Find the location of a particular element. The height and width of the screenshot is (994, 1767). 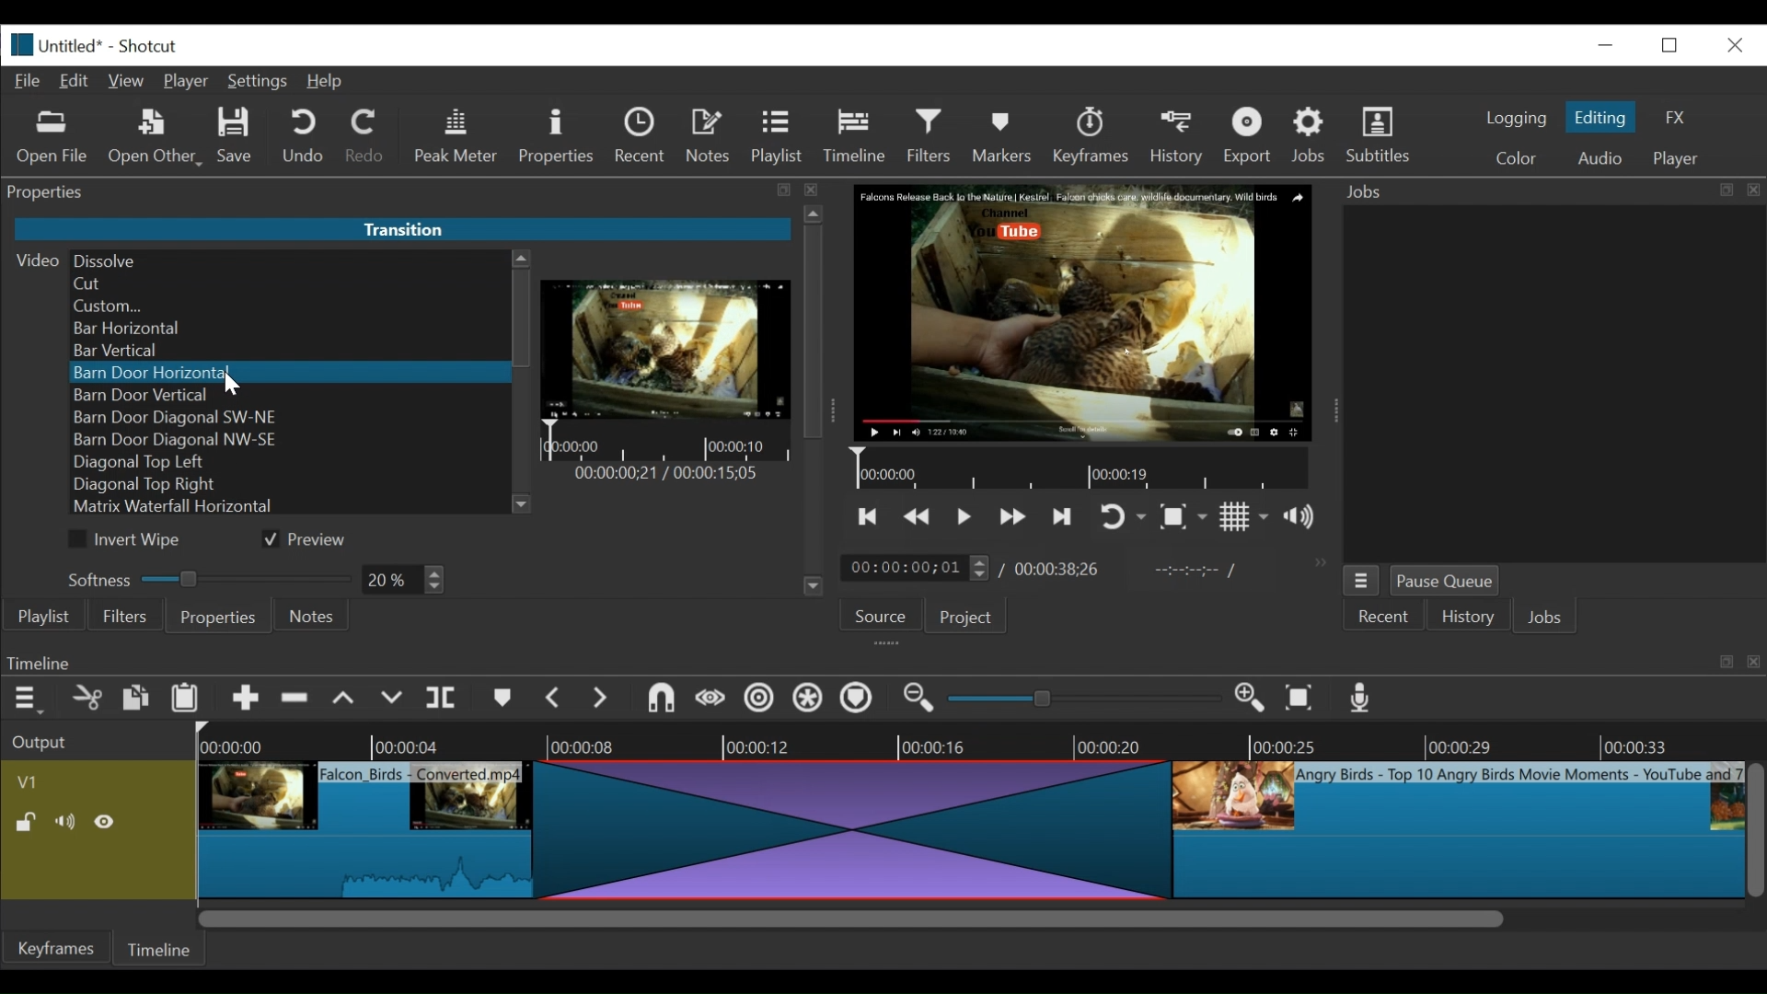

Playlist is located at coordinates (778, 138).